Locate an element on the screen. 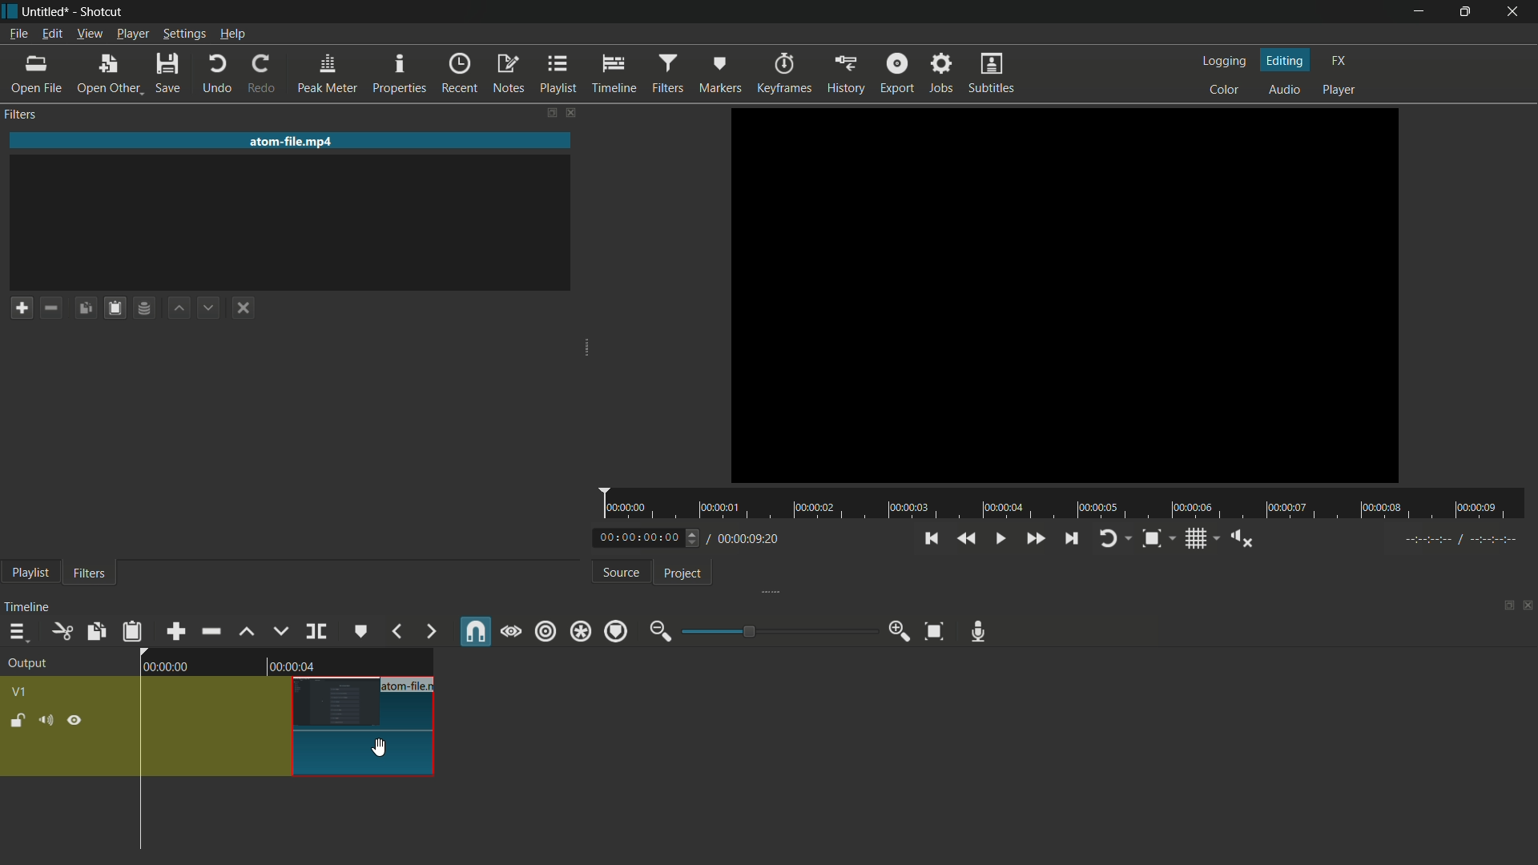 Image resolution: width=1538 pixels, height=865 pixels. toggle zoom is located at coordinates (1152, 539).